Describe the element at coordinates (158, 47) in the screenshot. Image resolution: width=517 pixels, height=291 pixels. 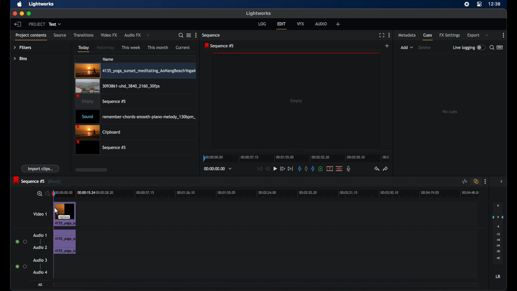
I see `this month` at that location.